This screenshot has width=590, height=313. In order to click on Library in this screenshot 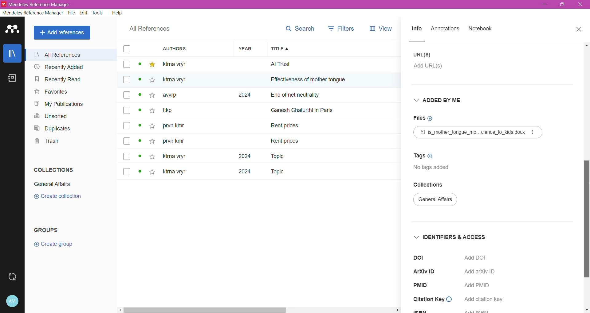, I will do `click(12, 53)`.